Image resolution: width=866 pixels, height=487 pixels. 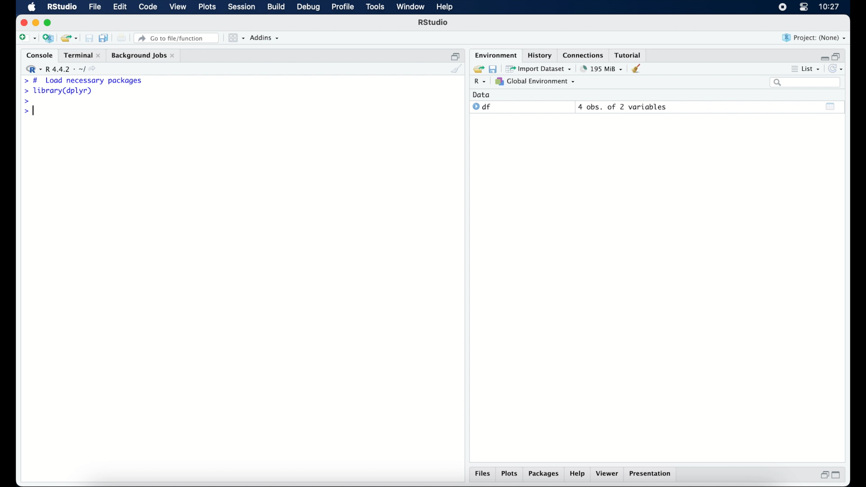 I want to click on go to file/function, so click(x=177, y=38).